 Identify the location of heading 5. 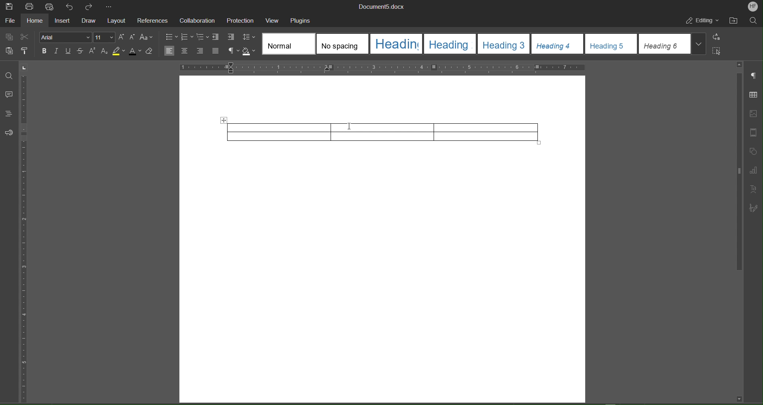
(611, 44).